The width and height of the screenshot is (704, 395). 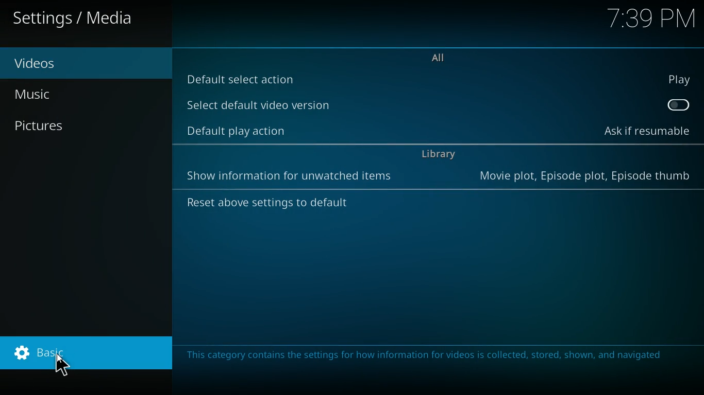 What do you see at coordinates (430, 353) in the screenshot?
I see `message` at bounding box center [430, 353].